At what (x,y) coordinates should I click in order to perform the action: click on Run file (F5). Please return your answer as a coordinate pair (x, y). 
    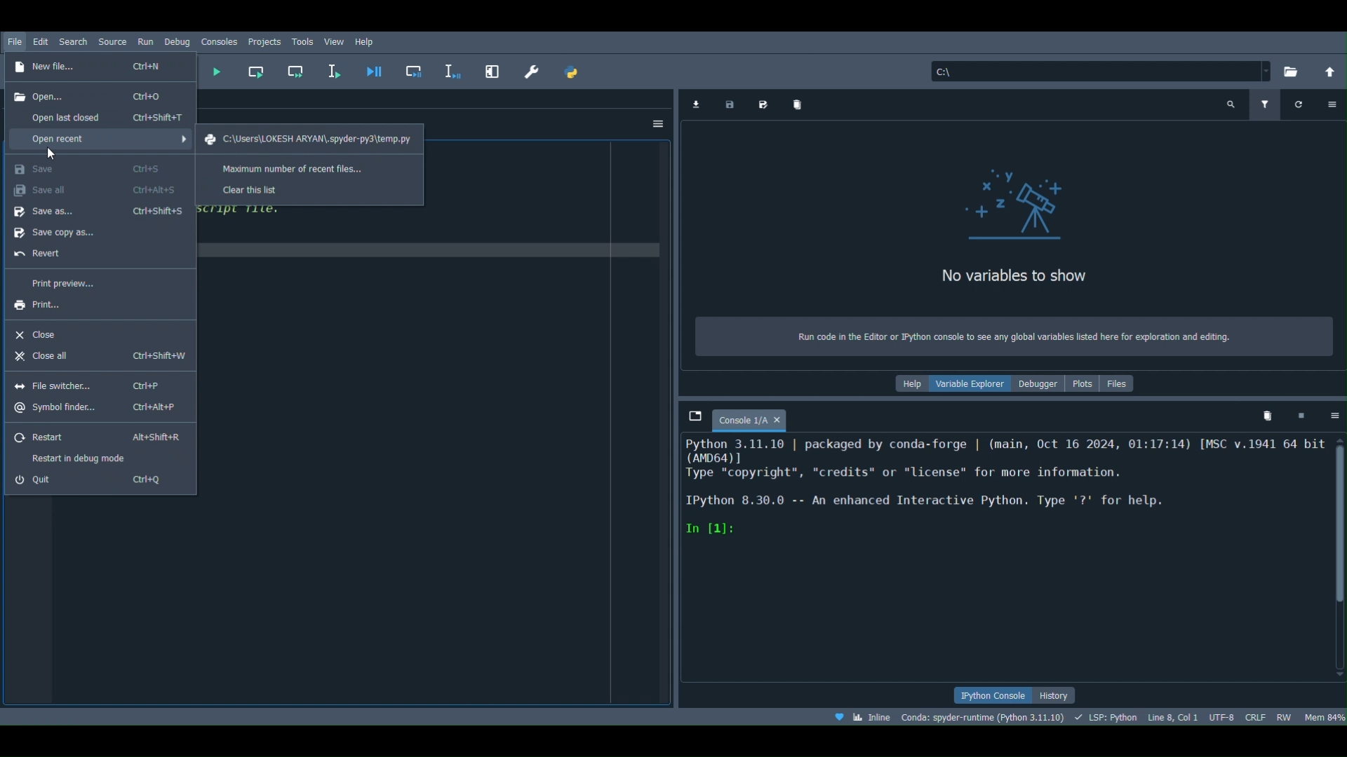
    Looking at the image, I should click on (216, 70).